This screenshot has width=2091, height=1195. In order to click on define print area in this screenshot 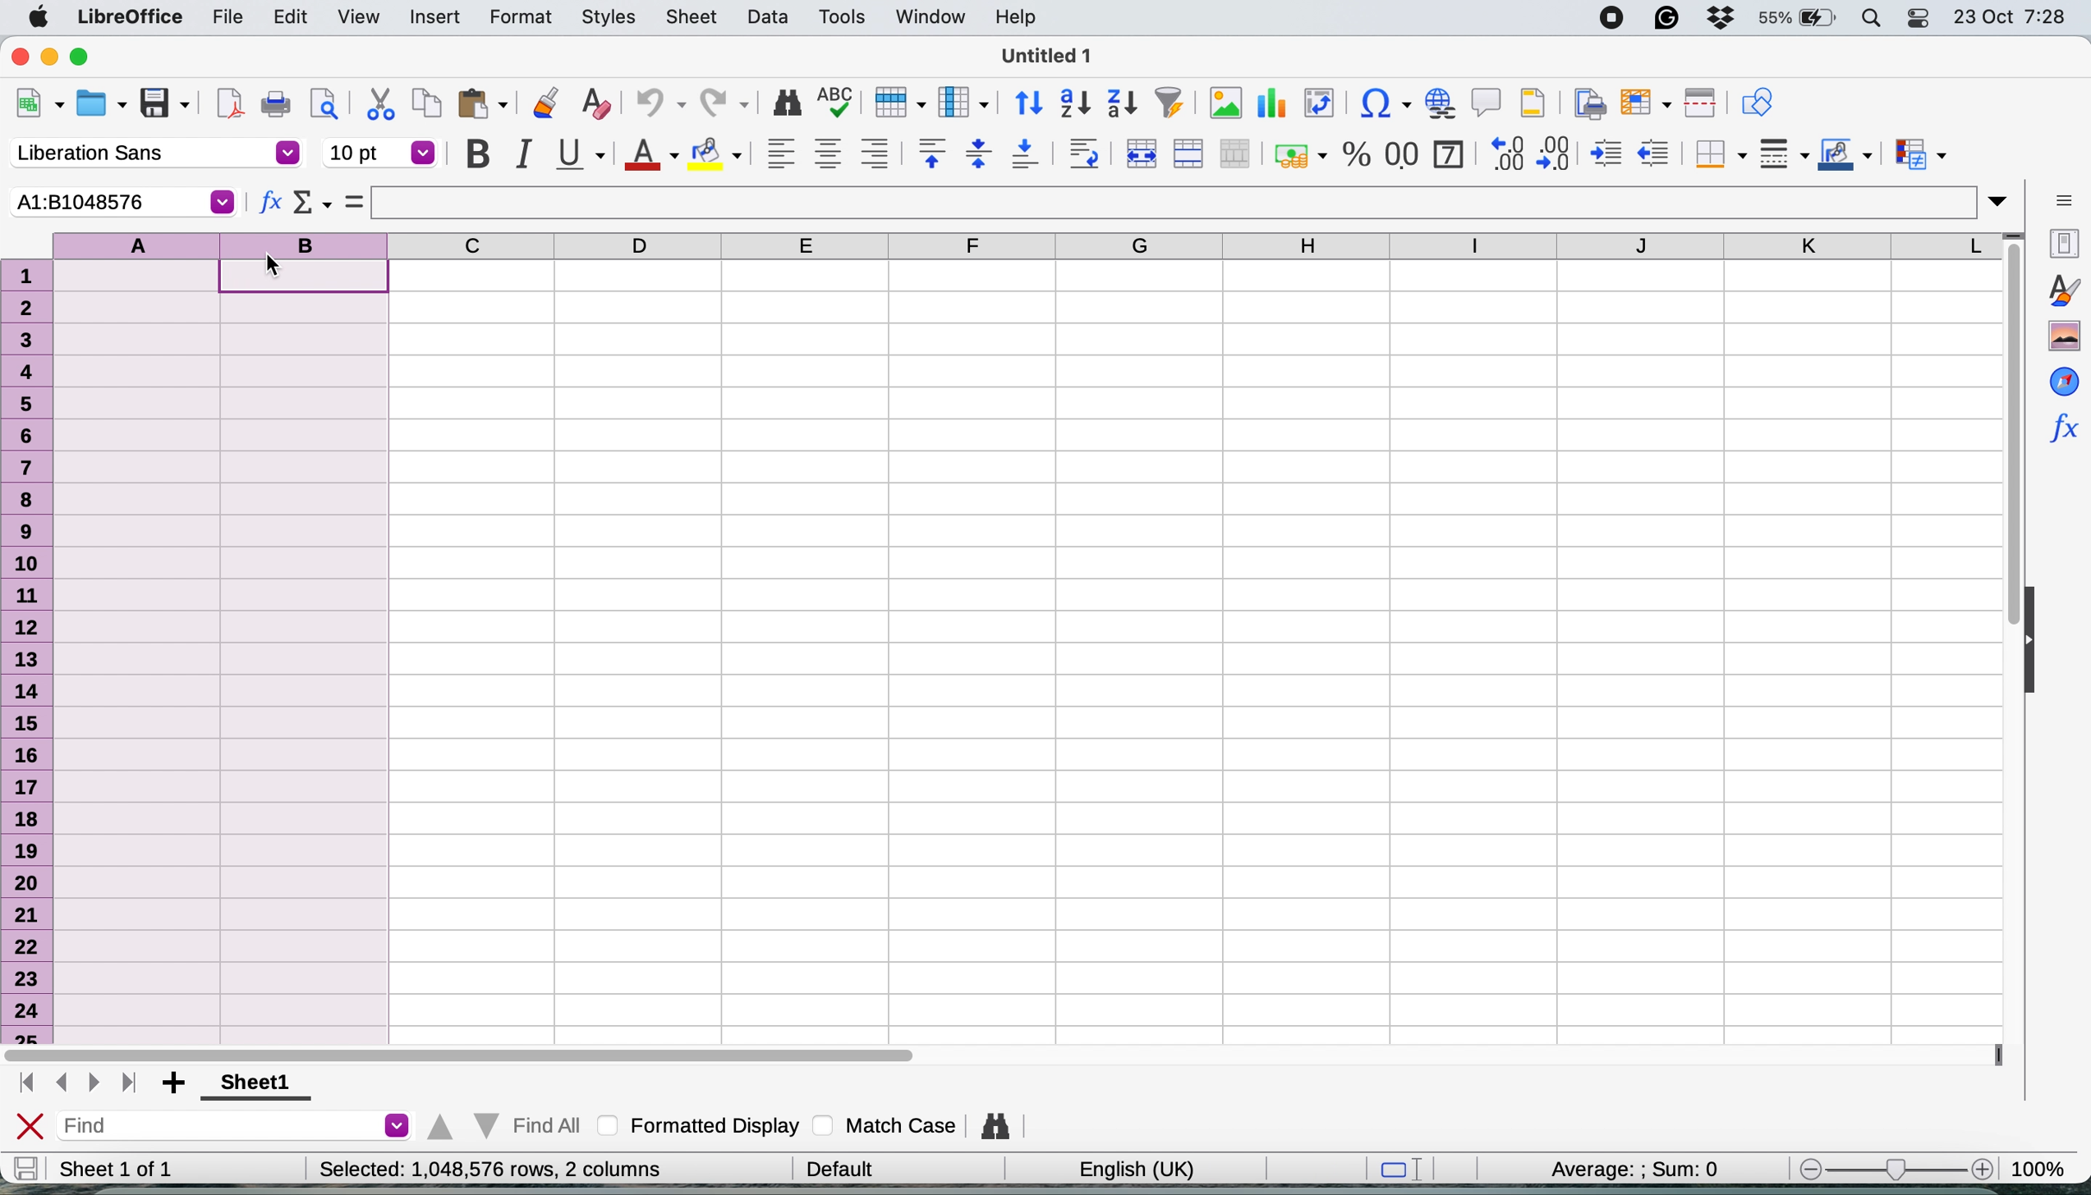, I will do `click(1588, 103)`.